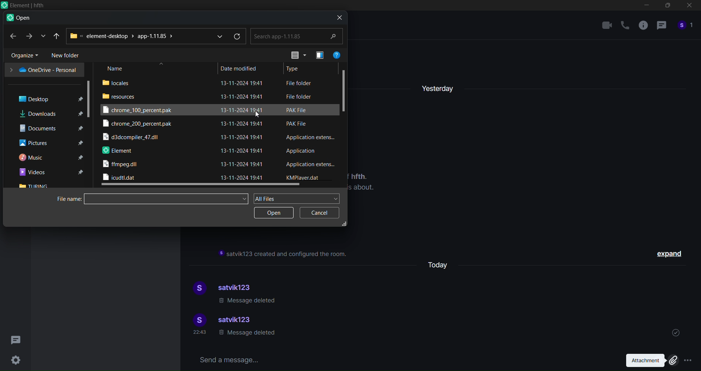 The width and height of the screenshot is (701, 371). Describe the element at coordinates (49, 113) in the screenshot. I see `downloads` at that location.